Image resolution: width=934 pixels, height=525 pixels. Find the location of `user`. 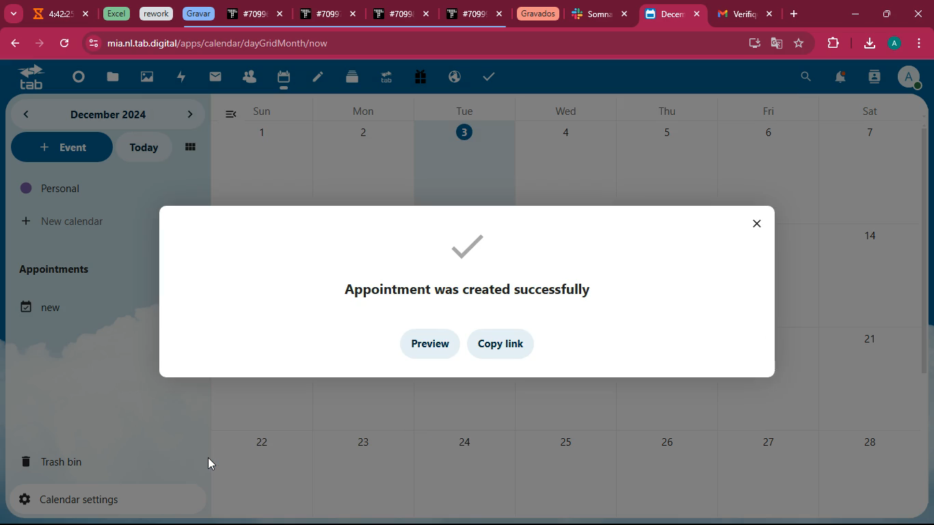

user is located at coordinates (874, 79).